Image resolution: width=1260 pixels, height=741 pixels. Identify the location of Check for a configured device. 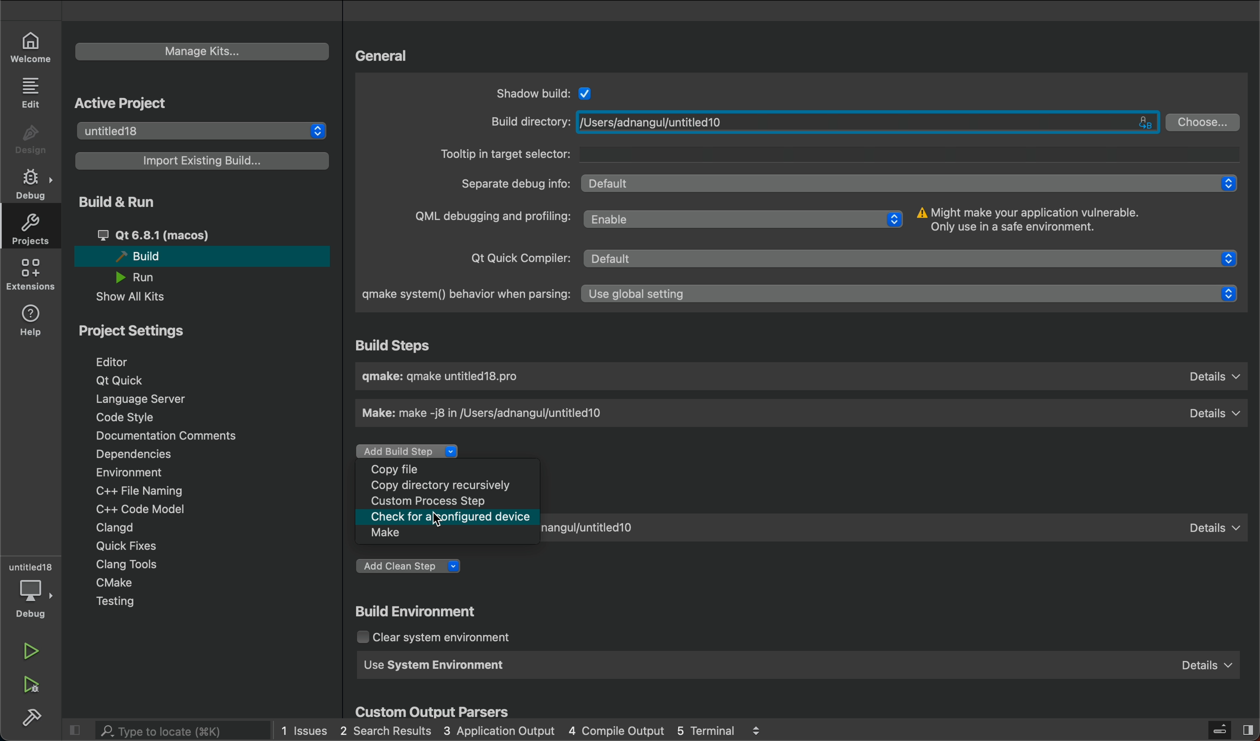
(448, 516).